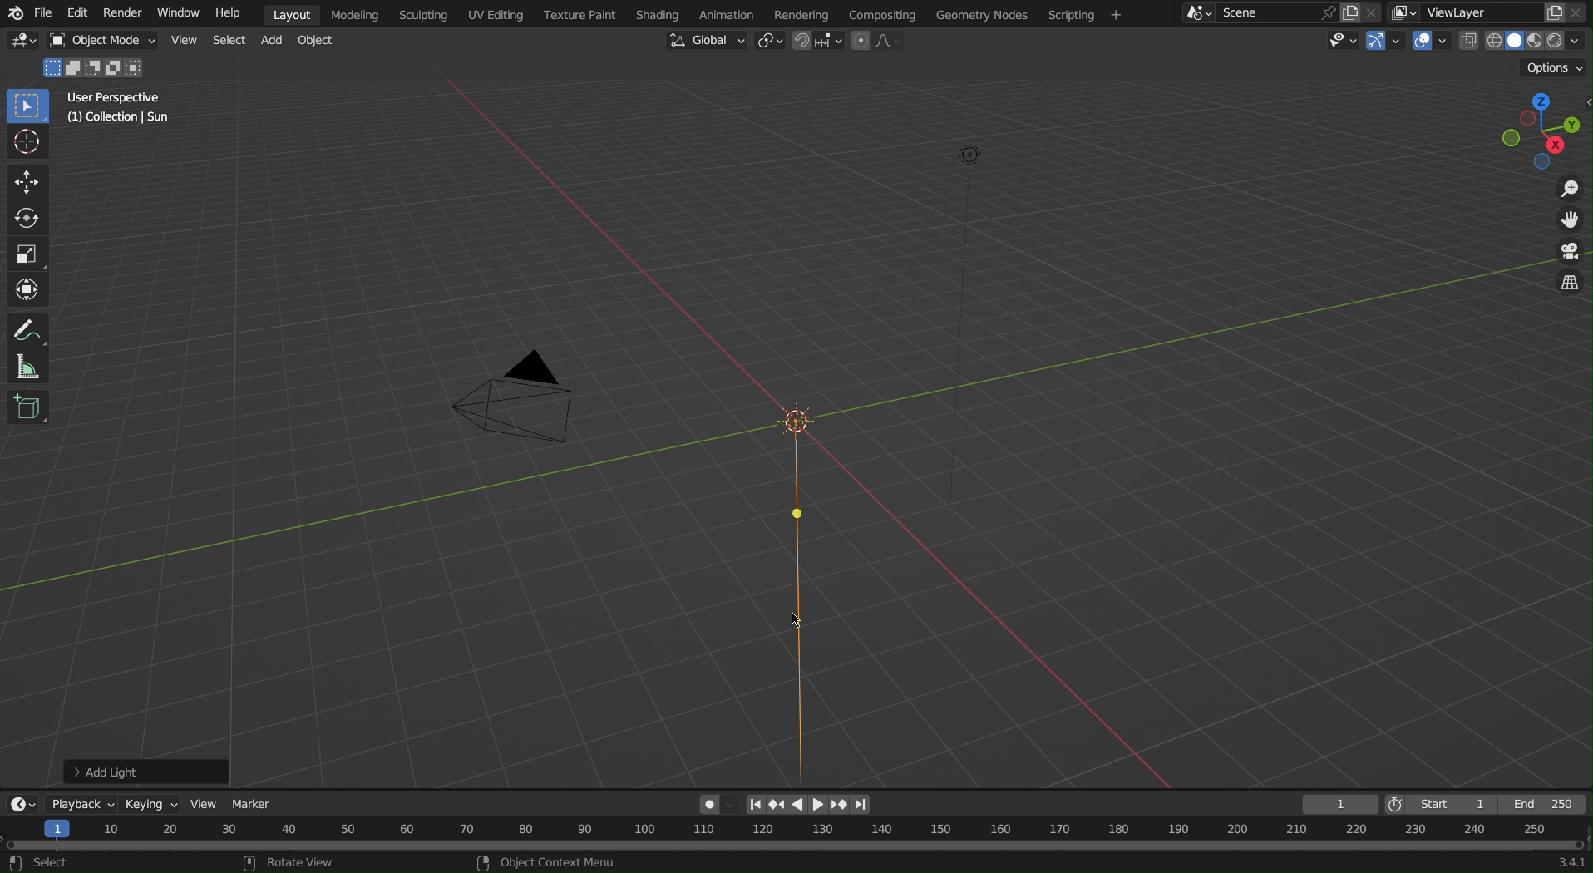 The width and height of the screenshot is (1593, 873). What do you see at coordinates (176, 14) in the screenshot?
I see `Window` at bounding box center [176, 14].